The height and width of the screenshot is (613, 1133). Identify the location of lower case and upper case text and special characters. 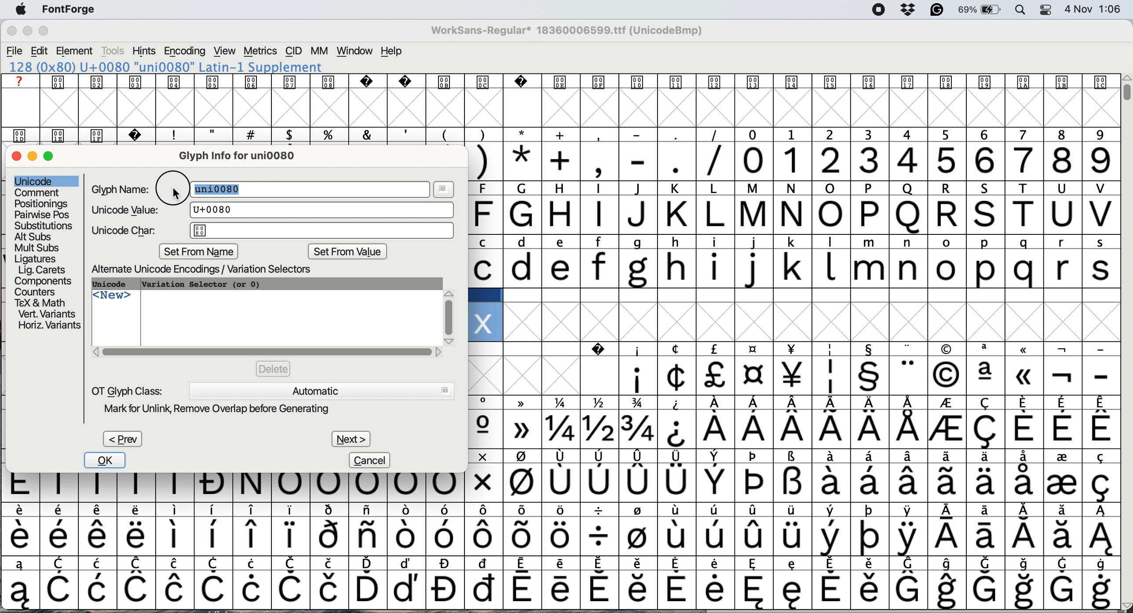
(794, 242).